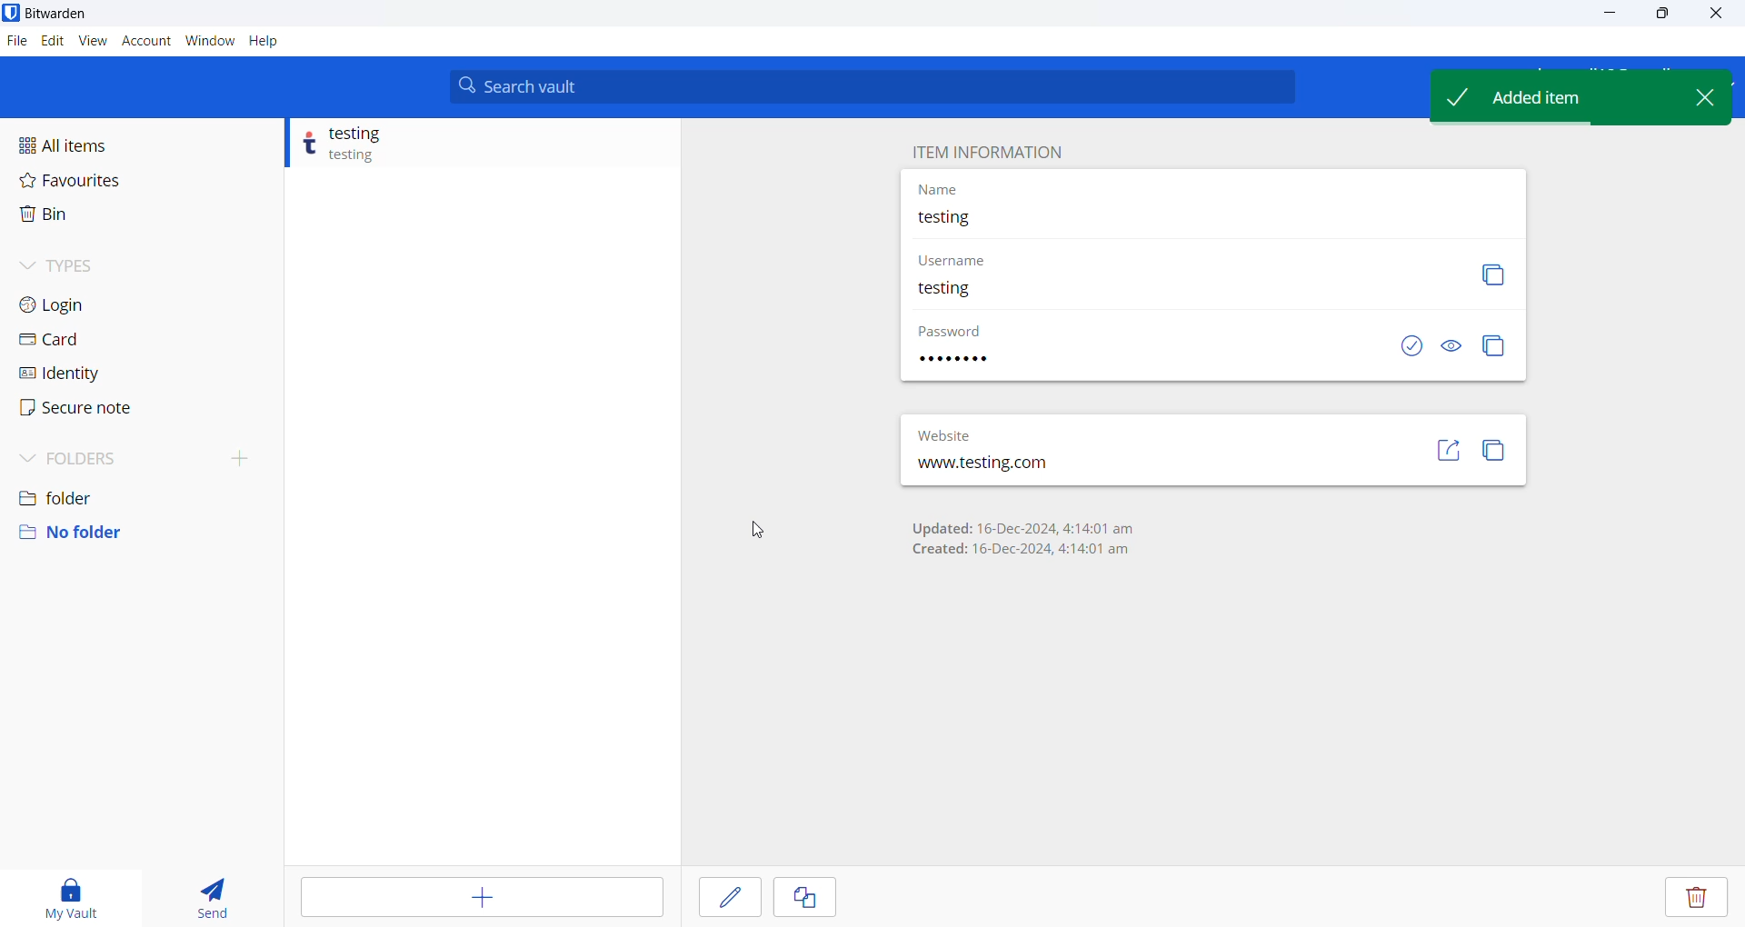  Describe the element at coordinates (95, 340) in the screenshot. I see `card` at that location.